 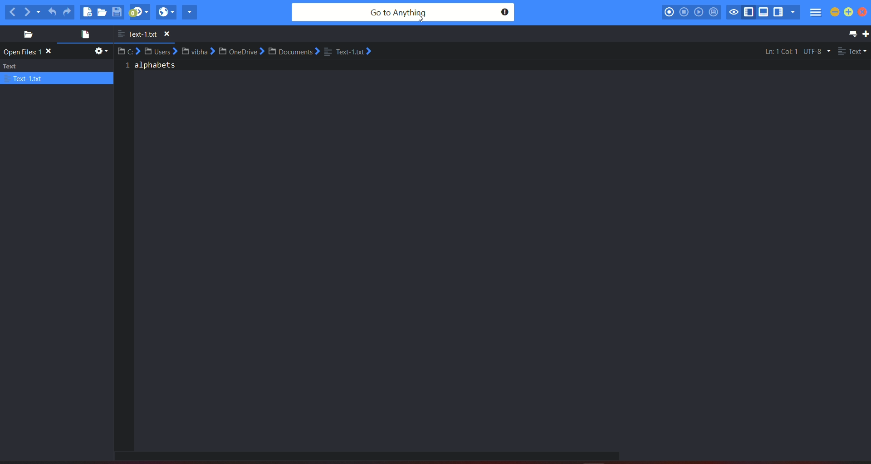 I want to click on show specific sidebar, so click(x=793, y=12).